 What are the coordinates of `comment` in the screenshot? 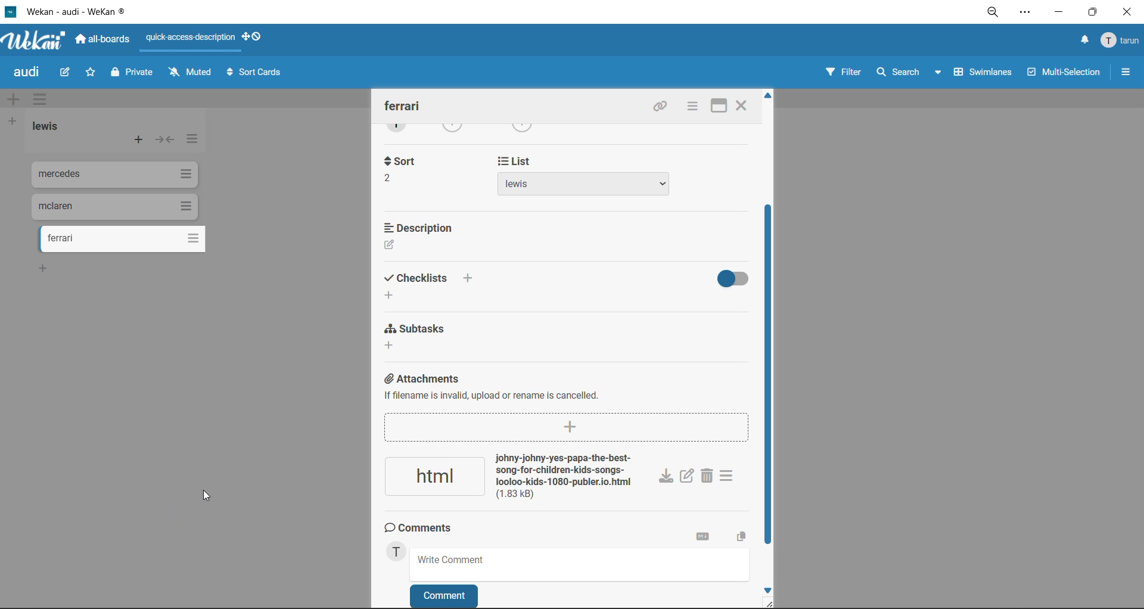 It's located at (442, 596).